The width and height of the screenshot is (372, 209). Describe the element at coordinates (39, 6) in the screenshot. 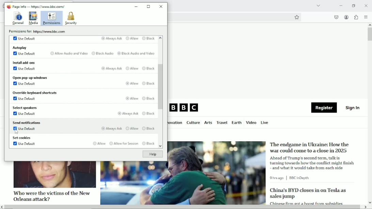

I see `Page Info — https://www.bbe.com/` at that location.